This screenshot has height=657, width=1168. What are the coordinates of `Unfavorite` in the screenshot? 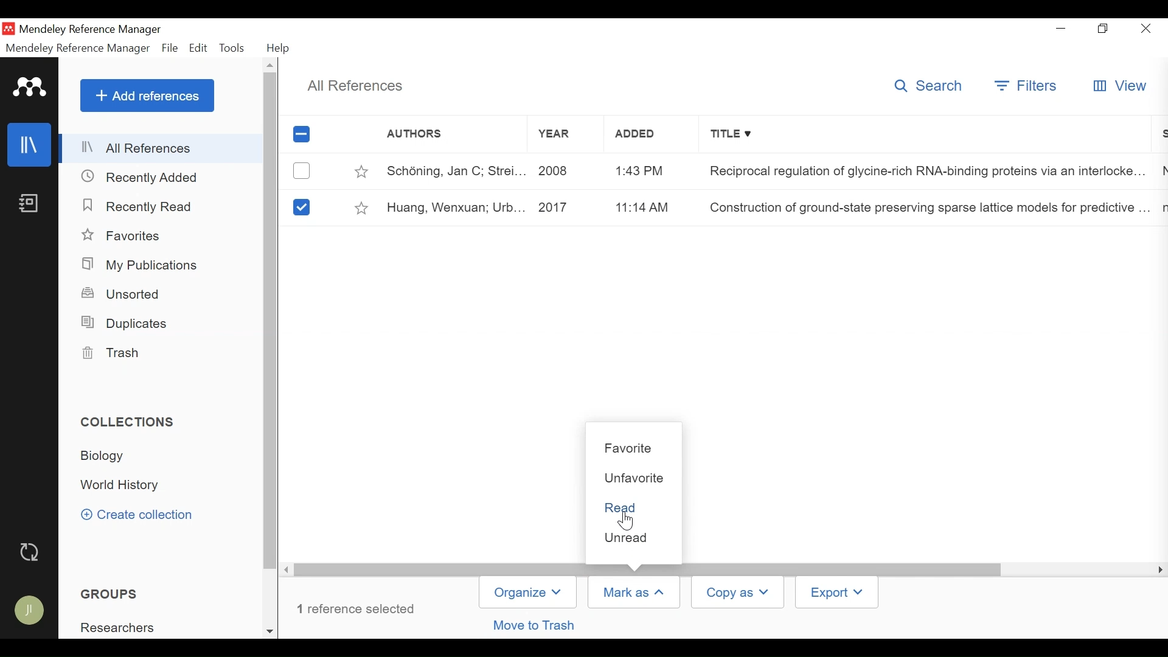 It's located at (636, 478).